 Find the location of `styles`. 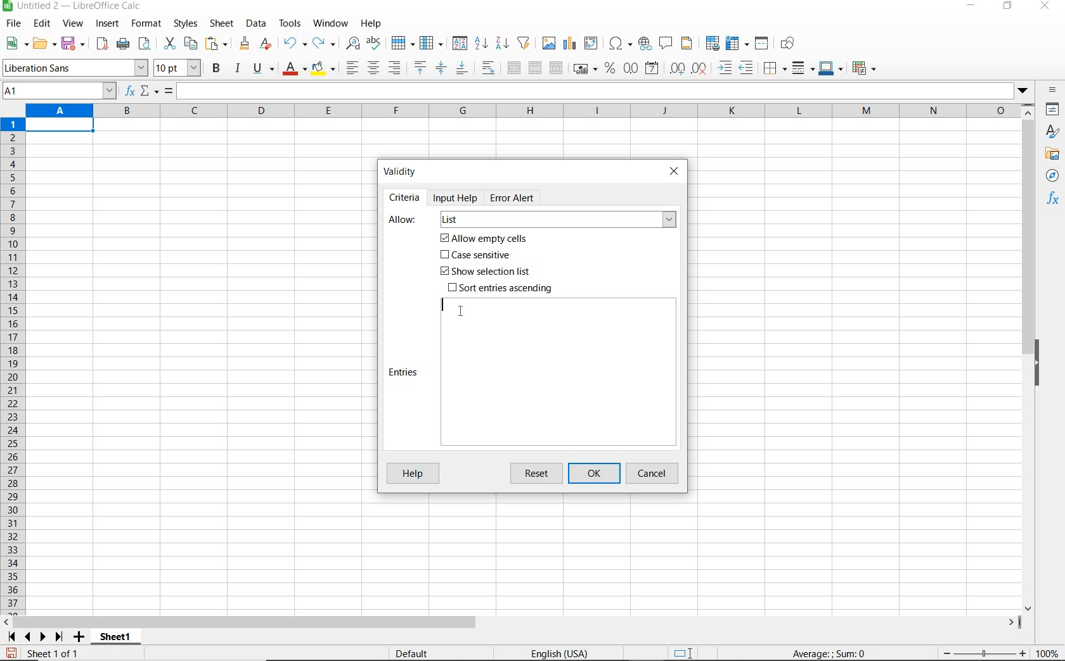

styles is located at coordinates (1053, 133).